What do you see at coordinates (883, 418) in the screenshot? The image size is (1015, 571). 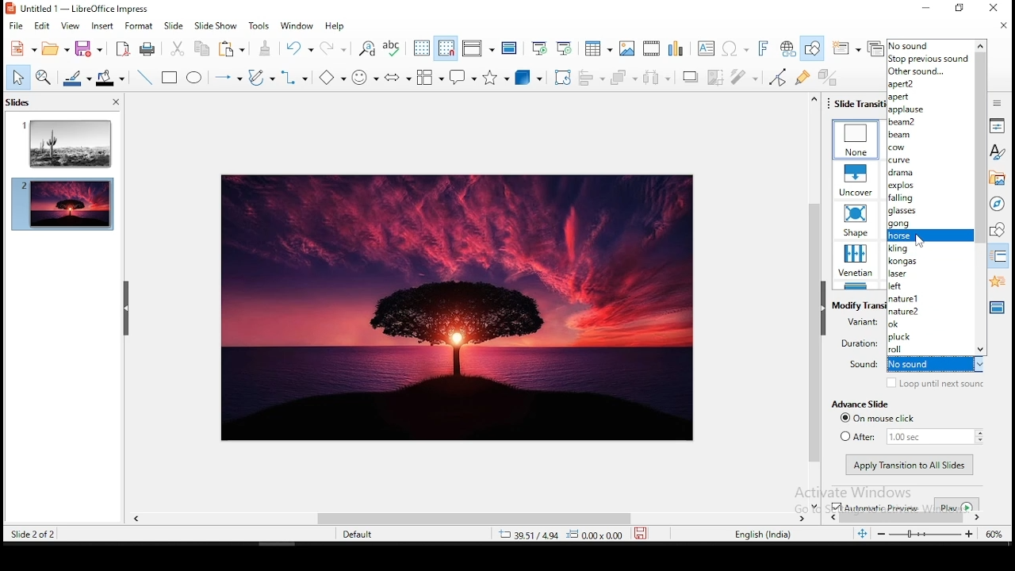 I see `on mouse click` at bounding box center [883, 418].